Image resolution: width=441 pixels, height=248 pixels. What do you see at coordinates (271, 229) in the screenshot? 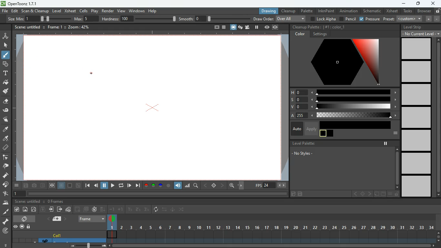
I see `frames` at bounding box center [271, 229].